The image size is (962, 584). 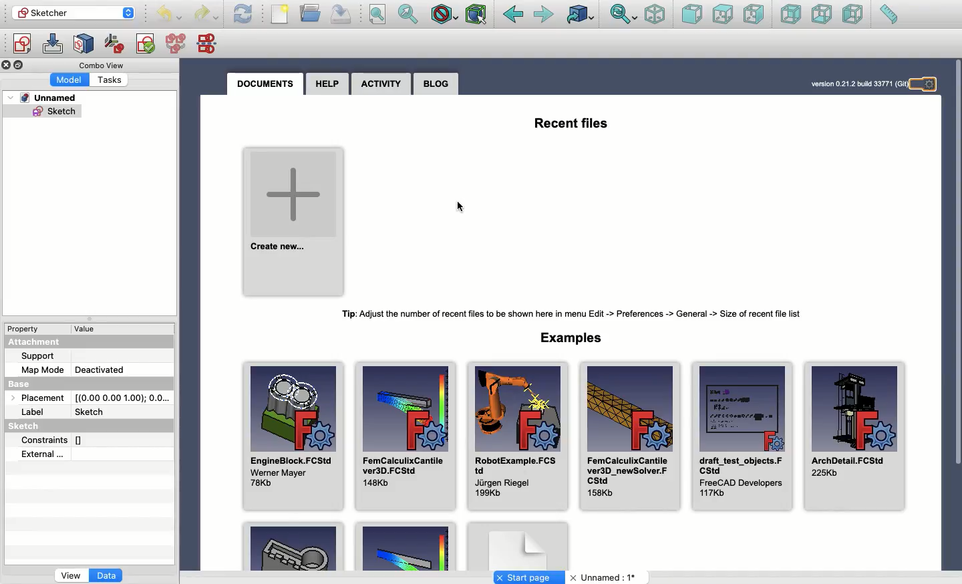 What do you see at coordinates (21, 43) in the screenshot?
I see `Create sketch` at bounding box center [21, 43].